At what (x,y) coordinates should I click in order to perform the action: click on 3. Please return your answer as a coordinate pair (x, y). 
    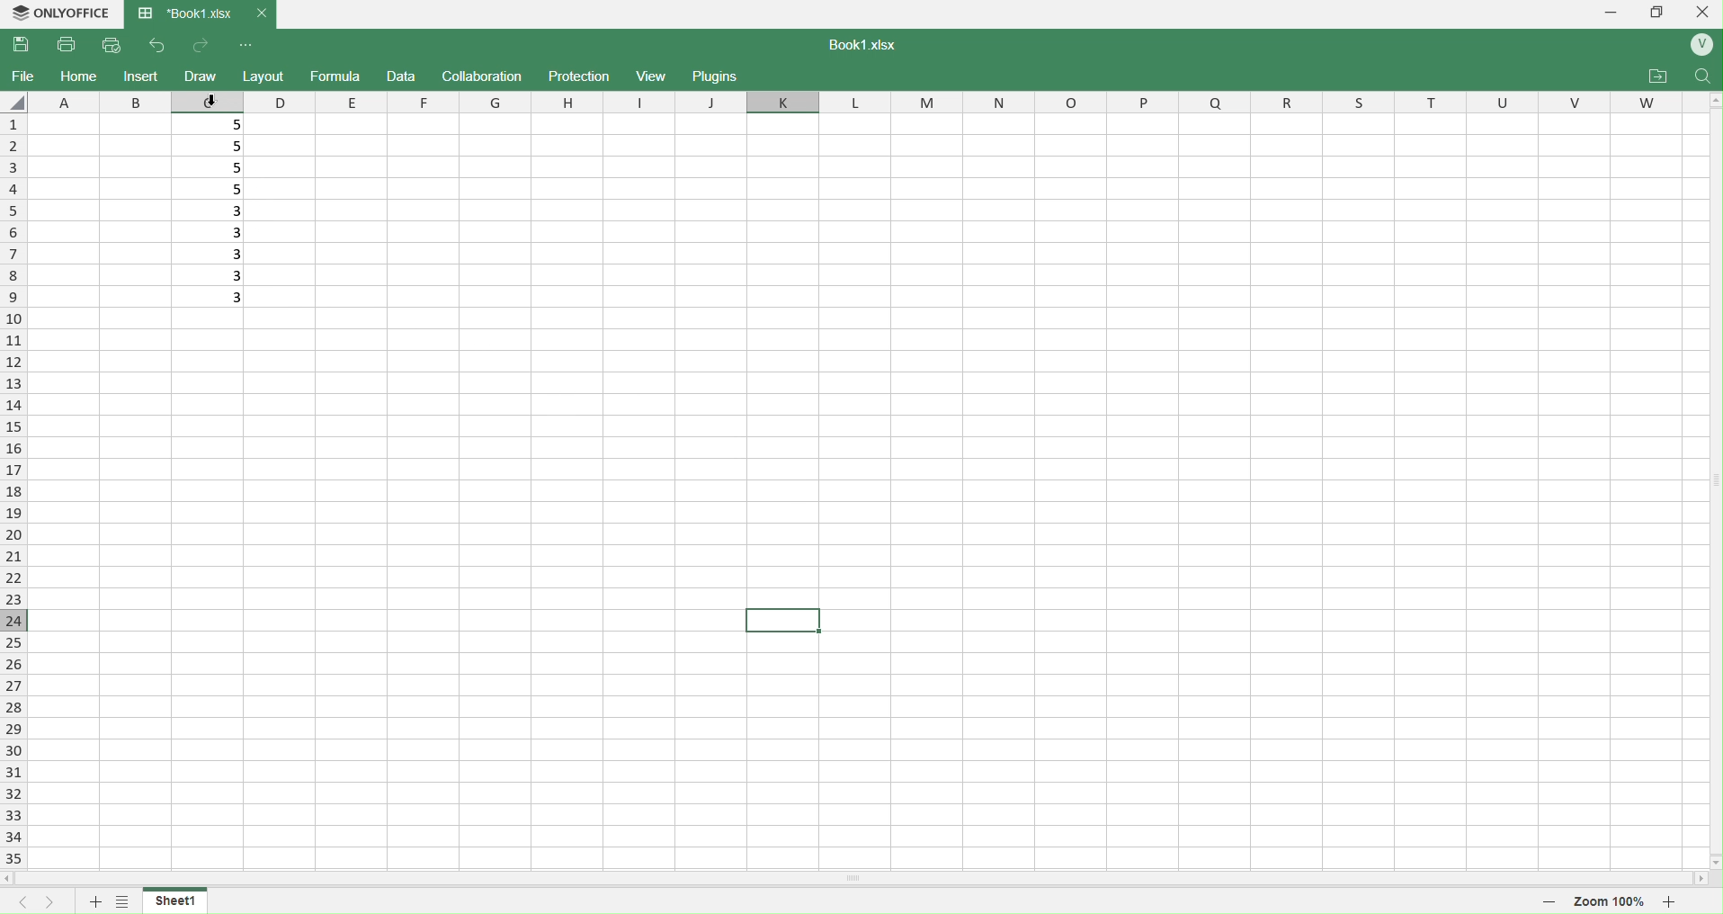
    Looking at the image, I should click on (215, 252).